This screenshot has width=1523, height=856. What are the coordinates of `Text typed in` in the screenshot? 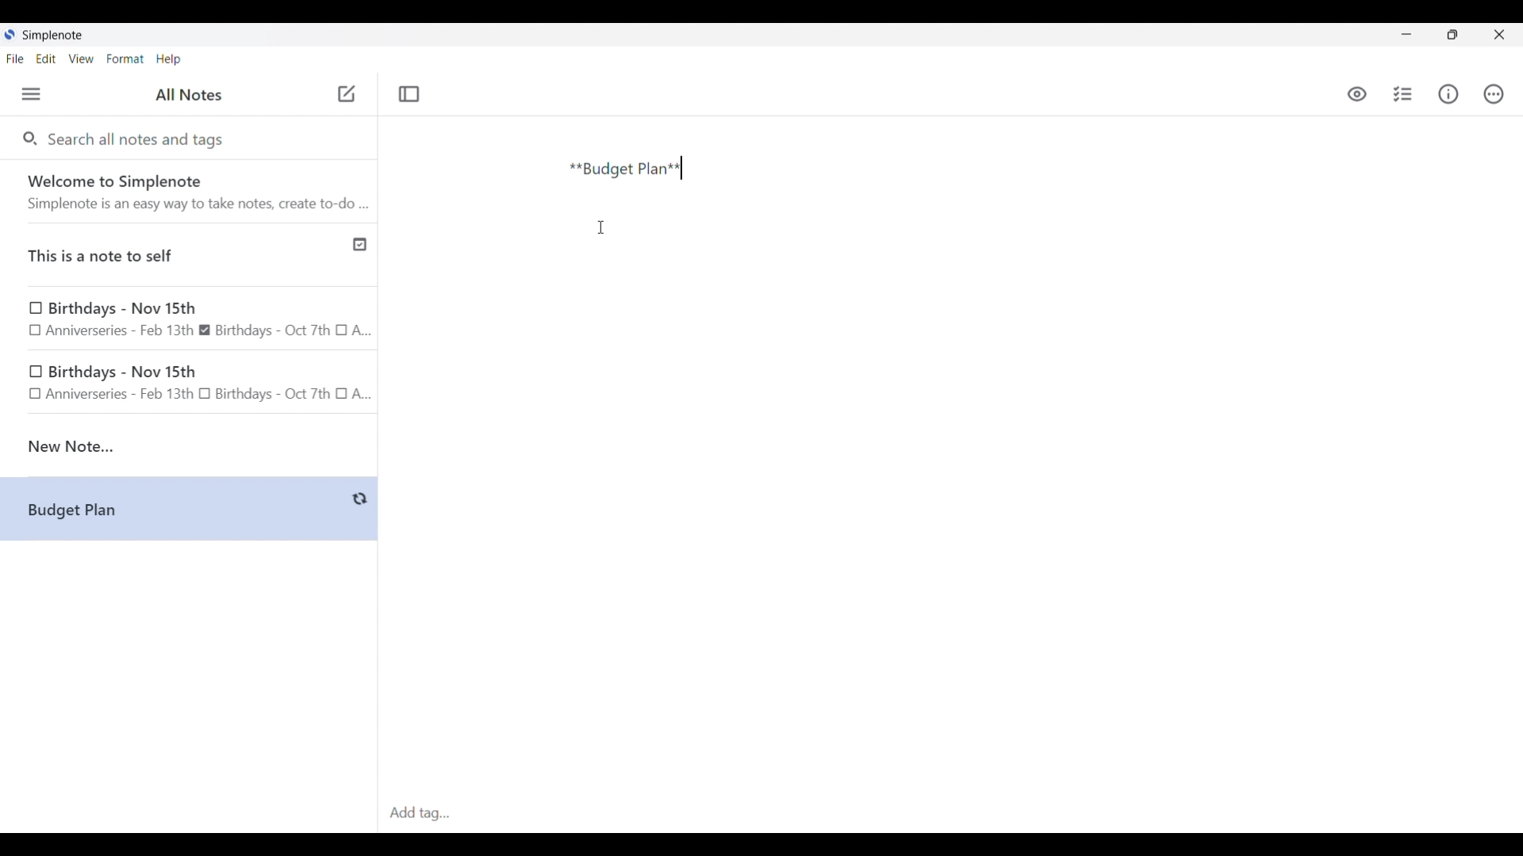 It's located at (626, 170).